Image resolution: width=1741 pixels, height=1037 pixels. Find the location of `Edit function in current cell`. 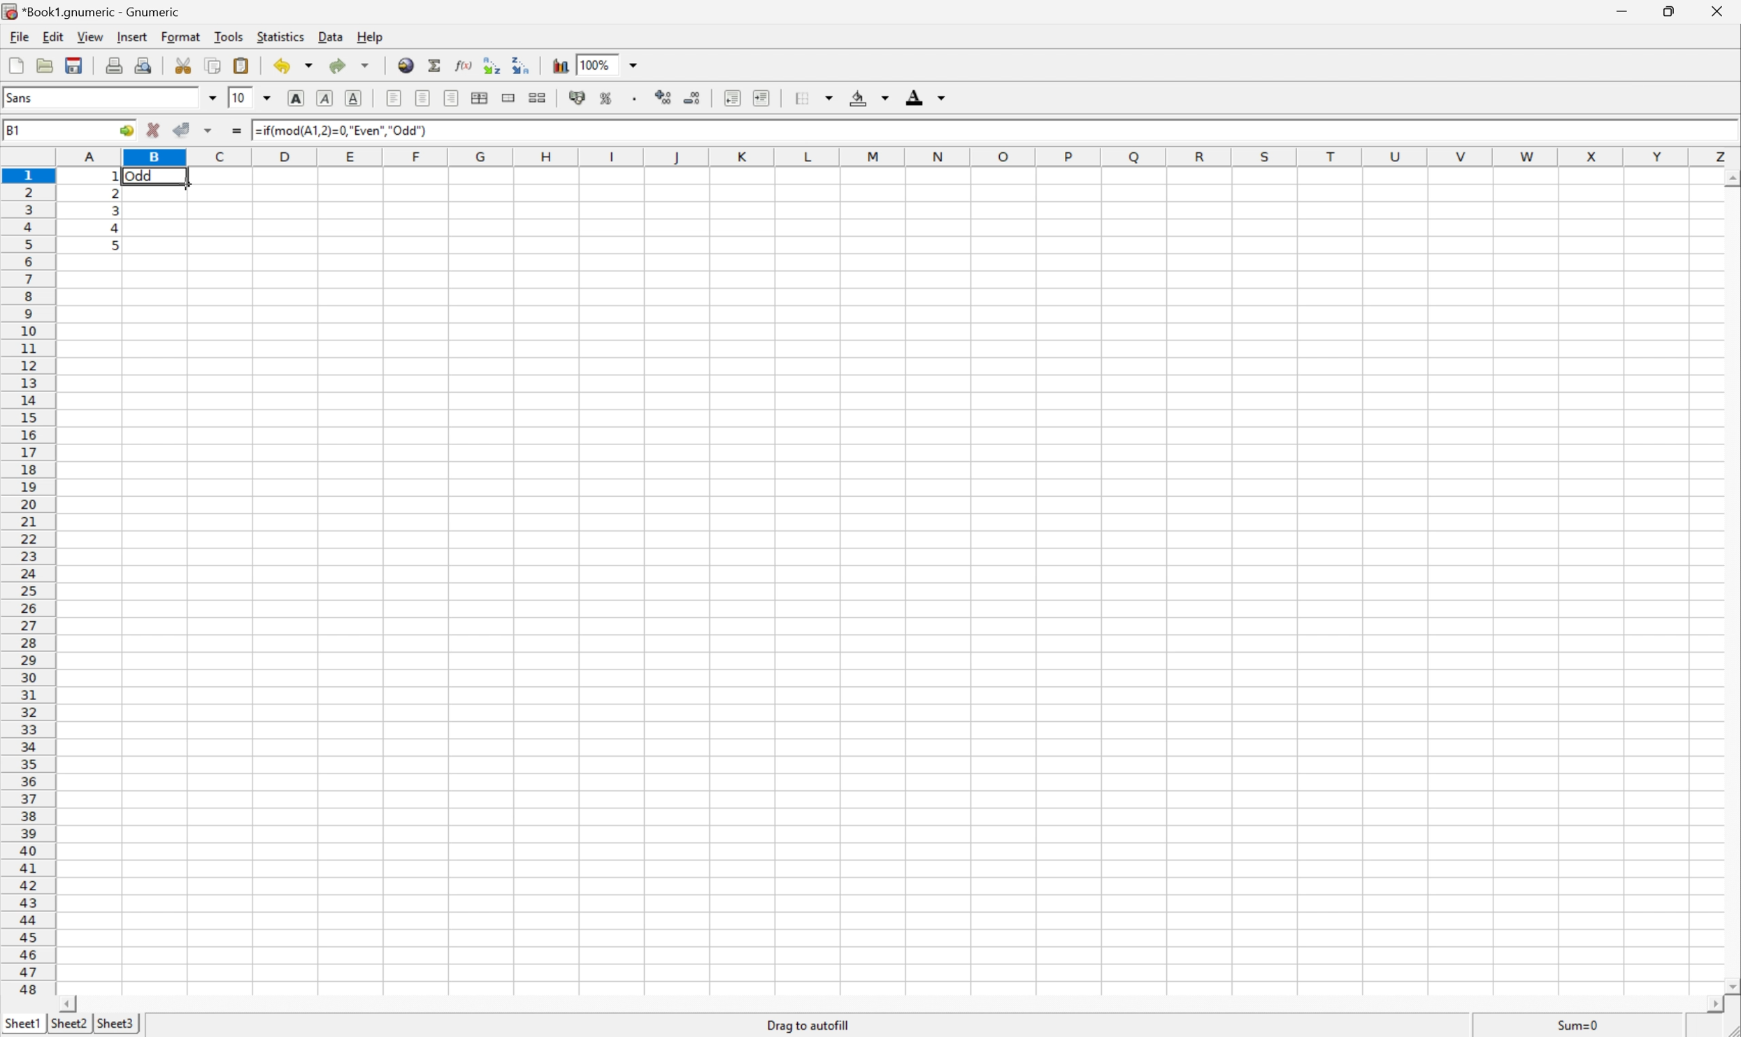

Edit function in current cell is located at coordinates (463, 66).